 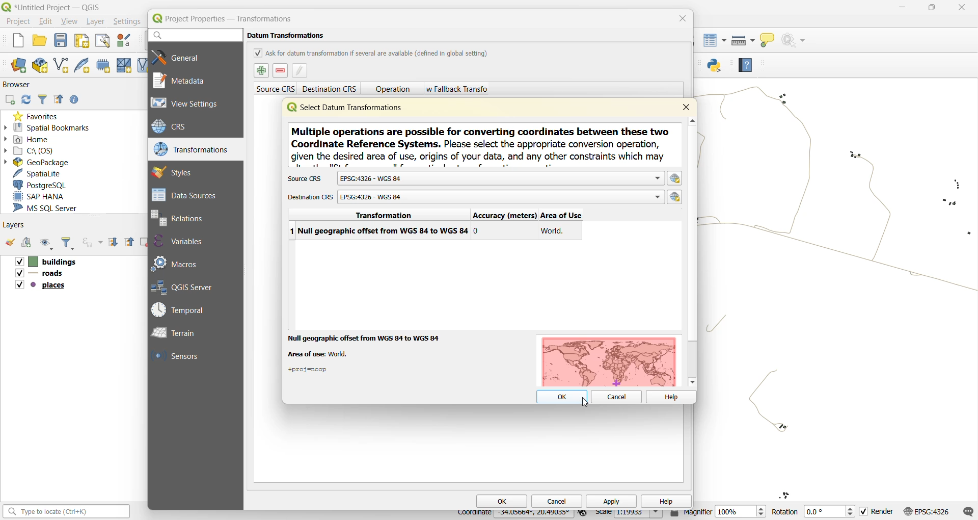 I want to click on postgresql, so click(x=43, y=186).